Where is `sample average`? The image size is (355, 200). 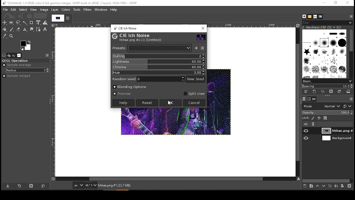
sample average is located at coordinates (18, 65).